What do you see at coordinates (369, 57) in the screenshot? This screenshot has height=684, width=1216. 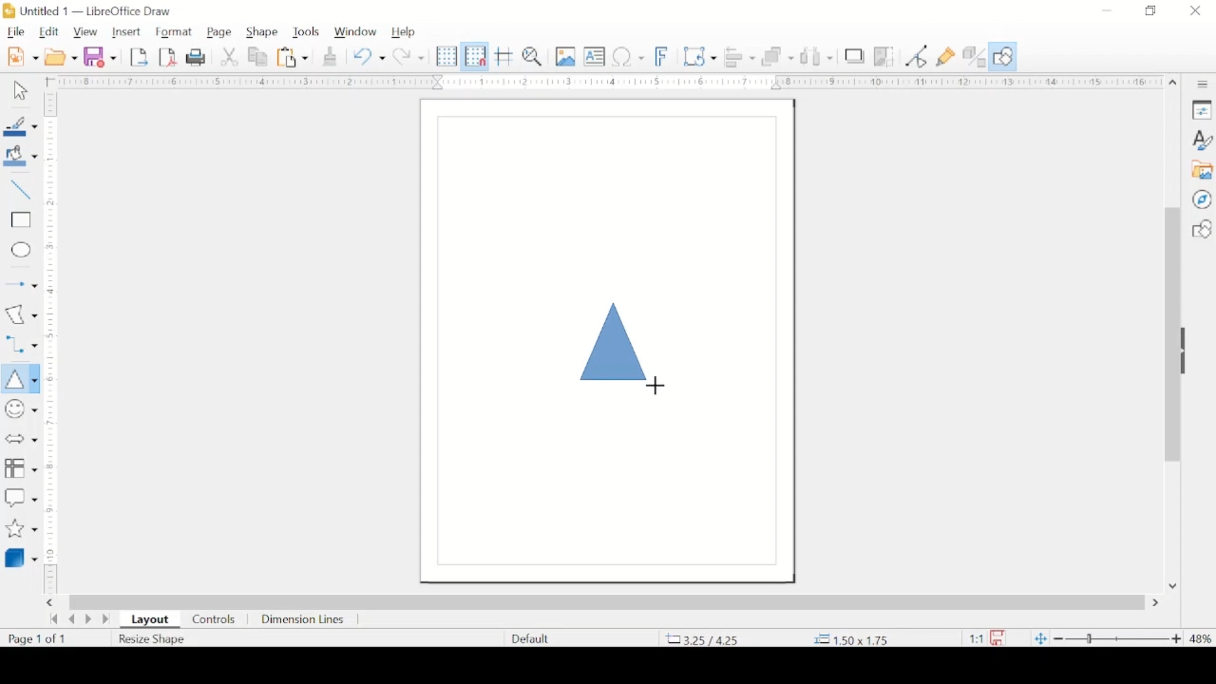 I see `undo` at bounding box center [369, 57].